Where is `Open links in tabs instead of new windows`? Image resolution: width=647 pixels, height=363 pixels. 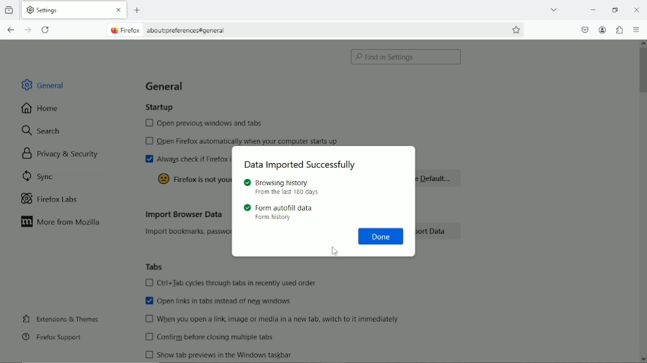 Open links in tabs instead of new windows is located at coordinates (219, 303).